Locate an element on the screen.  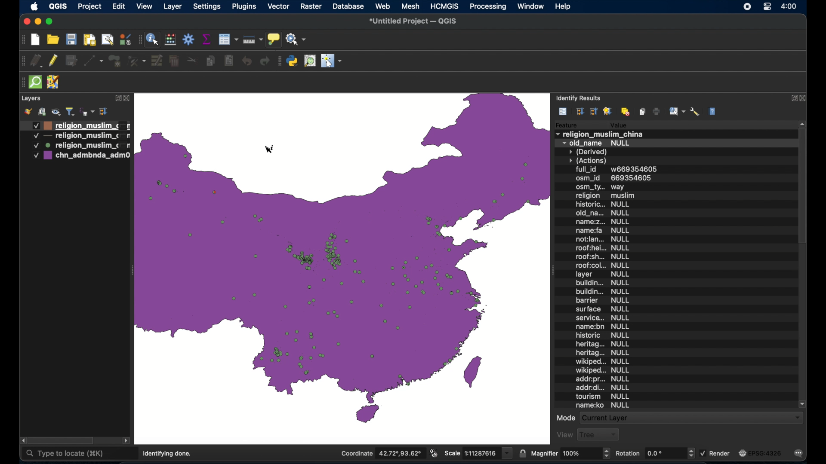
drag handle is located at coordinates (22, 82).